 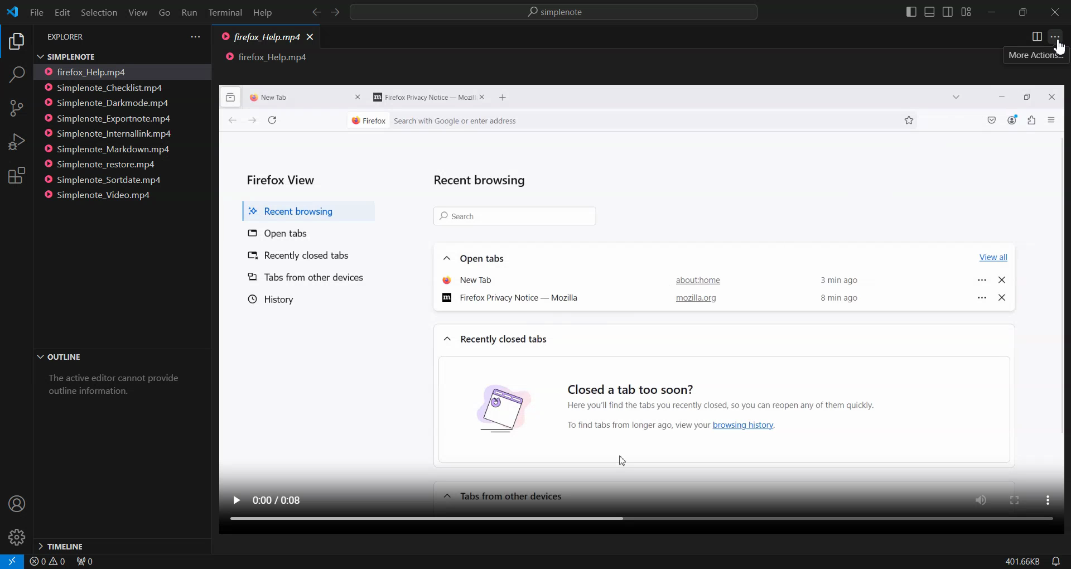 I want to click on Open tabs, so click(x=476, y=257).